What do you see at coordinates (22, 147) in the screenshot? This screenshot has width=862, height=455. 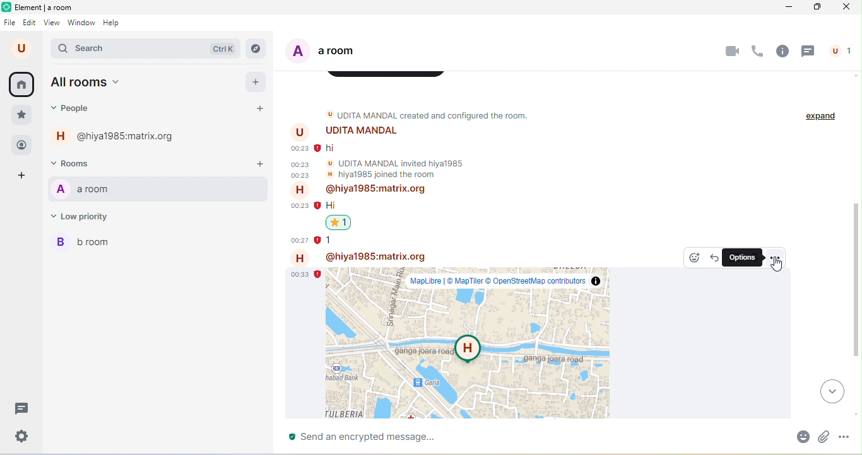 I see `people` at bounding box center [22, 147].